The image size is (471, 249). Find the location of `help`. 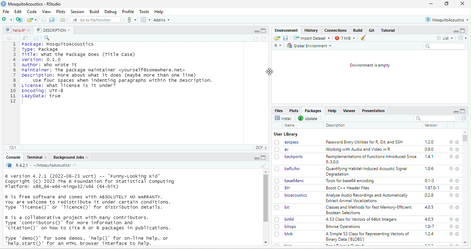

help is located at coordinates (451, 169).